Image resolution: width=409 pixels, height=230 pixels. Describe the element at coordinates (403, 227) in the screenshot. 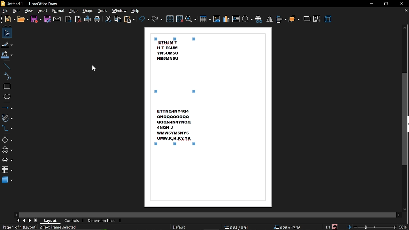

I see `50%` at that location.